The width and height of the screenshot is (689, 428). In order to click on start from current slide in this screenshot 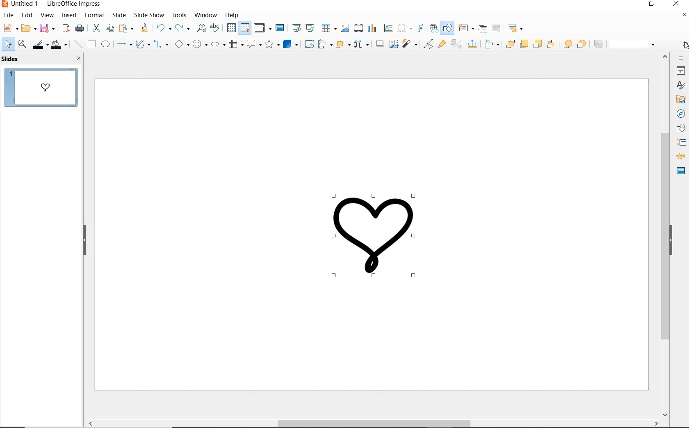, I will do `click(310, 28)`.